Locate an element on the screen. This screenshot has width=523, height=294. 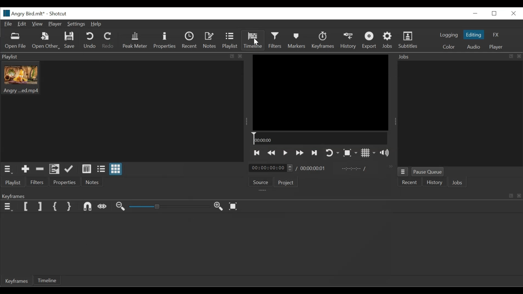
Subtitles is located at coordinates (408, 40).